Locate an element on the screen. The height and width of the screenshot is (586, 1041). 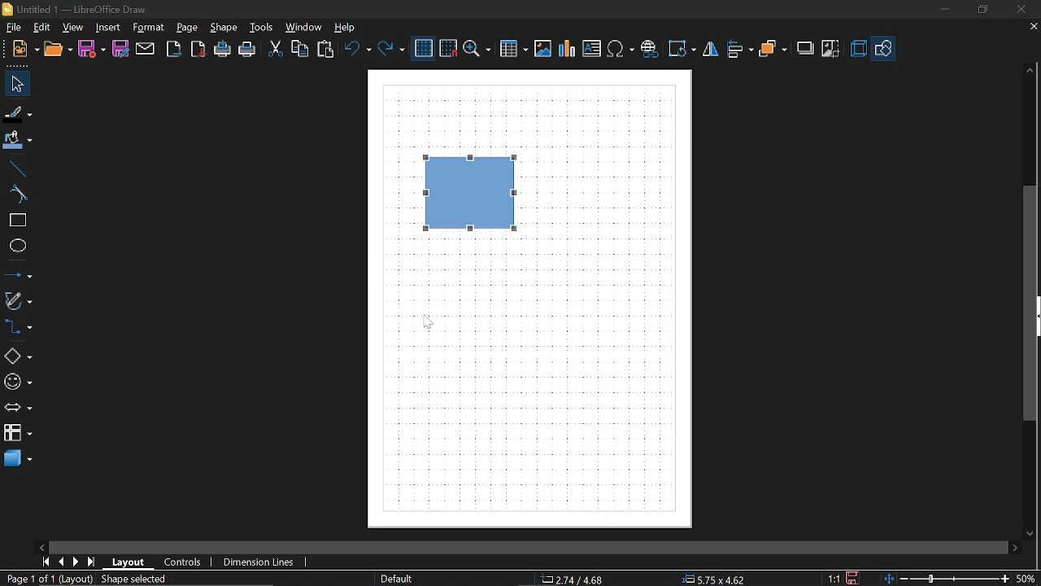
insert table is located at coordinates (513, 50).